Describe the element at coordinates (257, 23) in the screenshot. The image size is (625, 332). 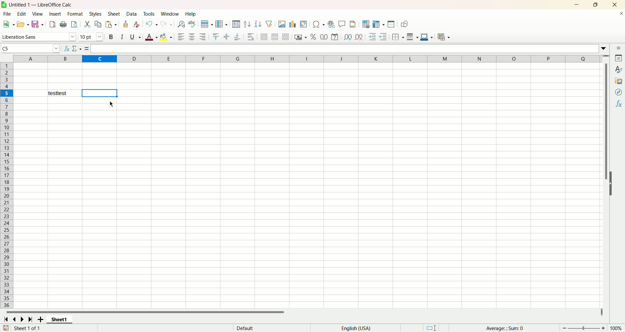
I see `sort descending` at that location.